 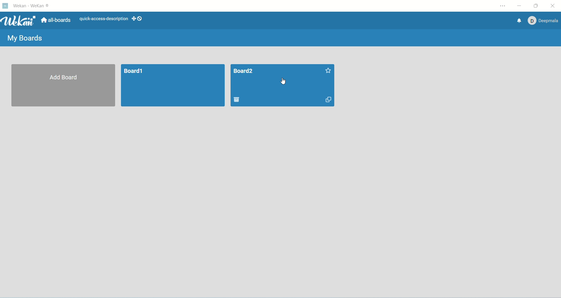 What do you see at coordinates (101, 19) in the screenshot?
I see `text` at bounding box center [101, 19].